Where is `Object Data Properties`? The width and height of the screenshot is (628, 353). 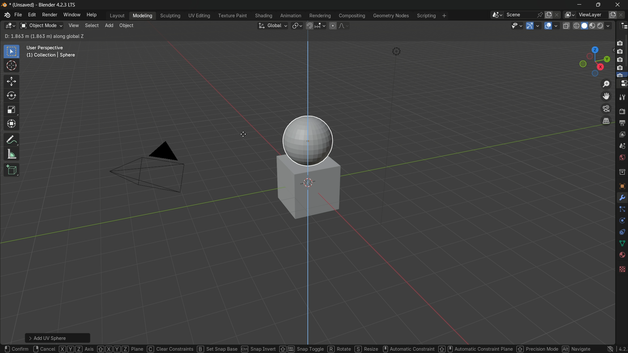 Object Data Properties is located at coordinates (621, 221).